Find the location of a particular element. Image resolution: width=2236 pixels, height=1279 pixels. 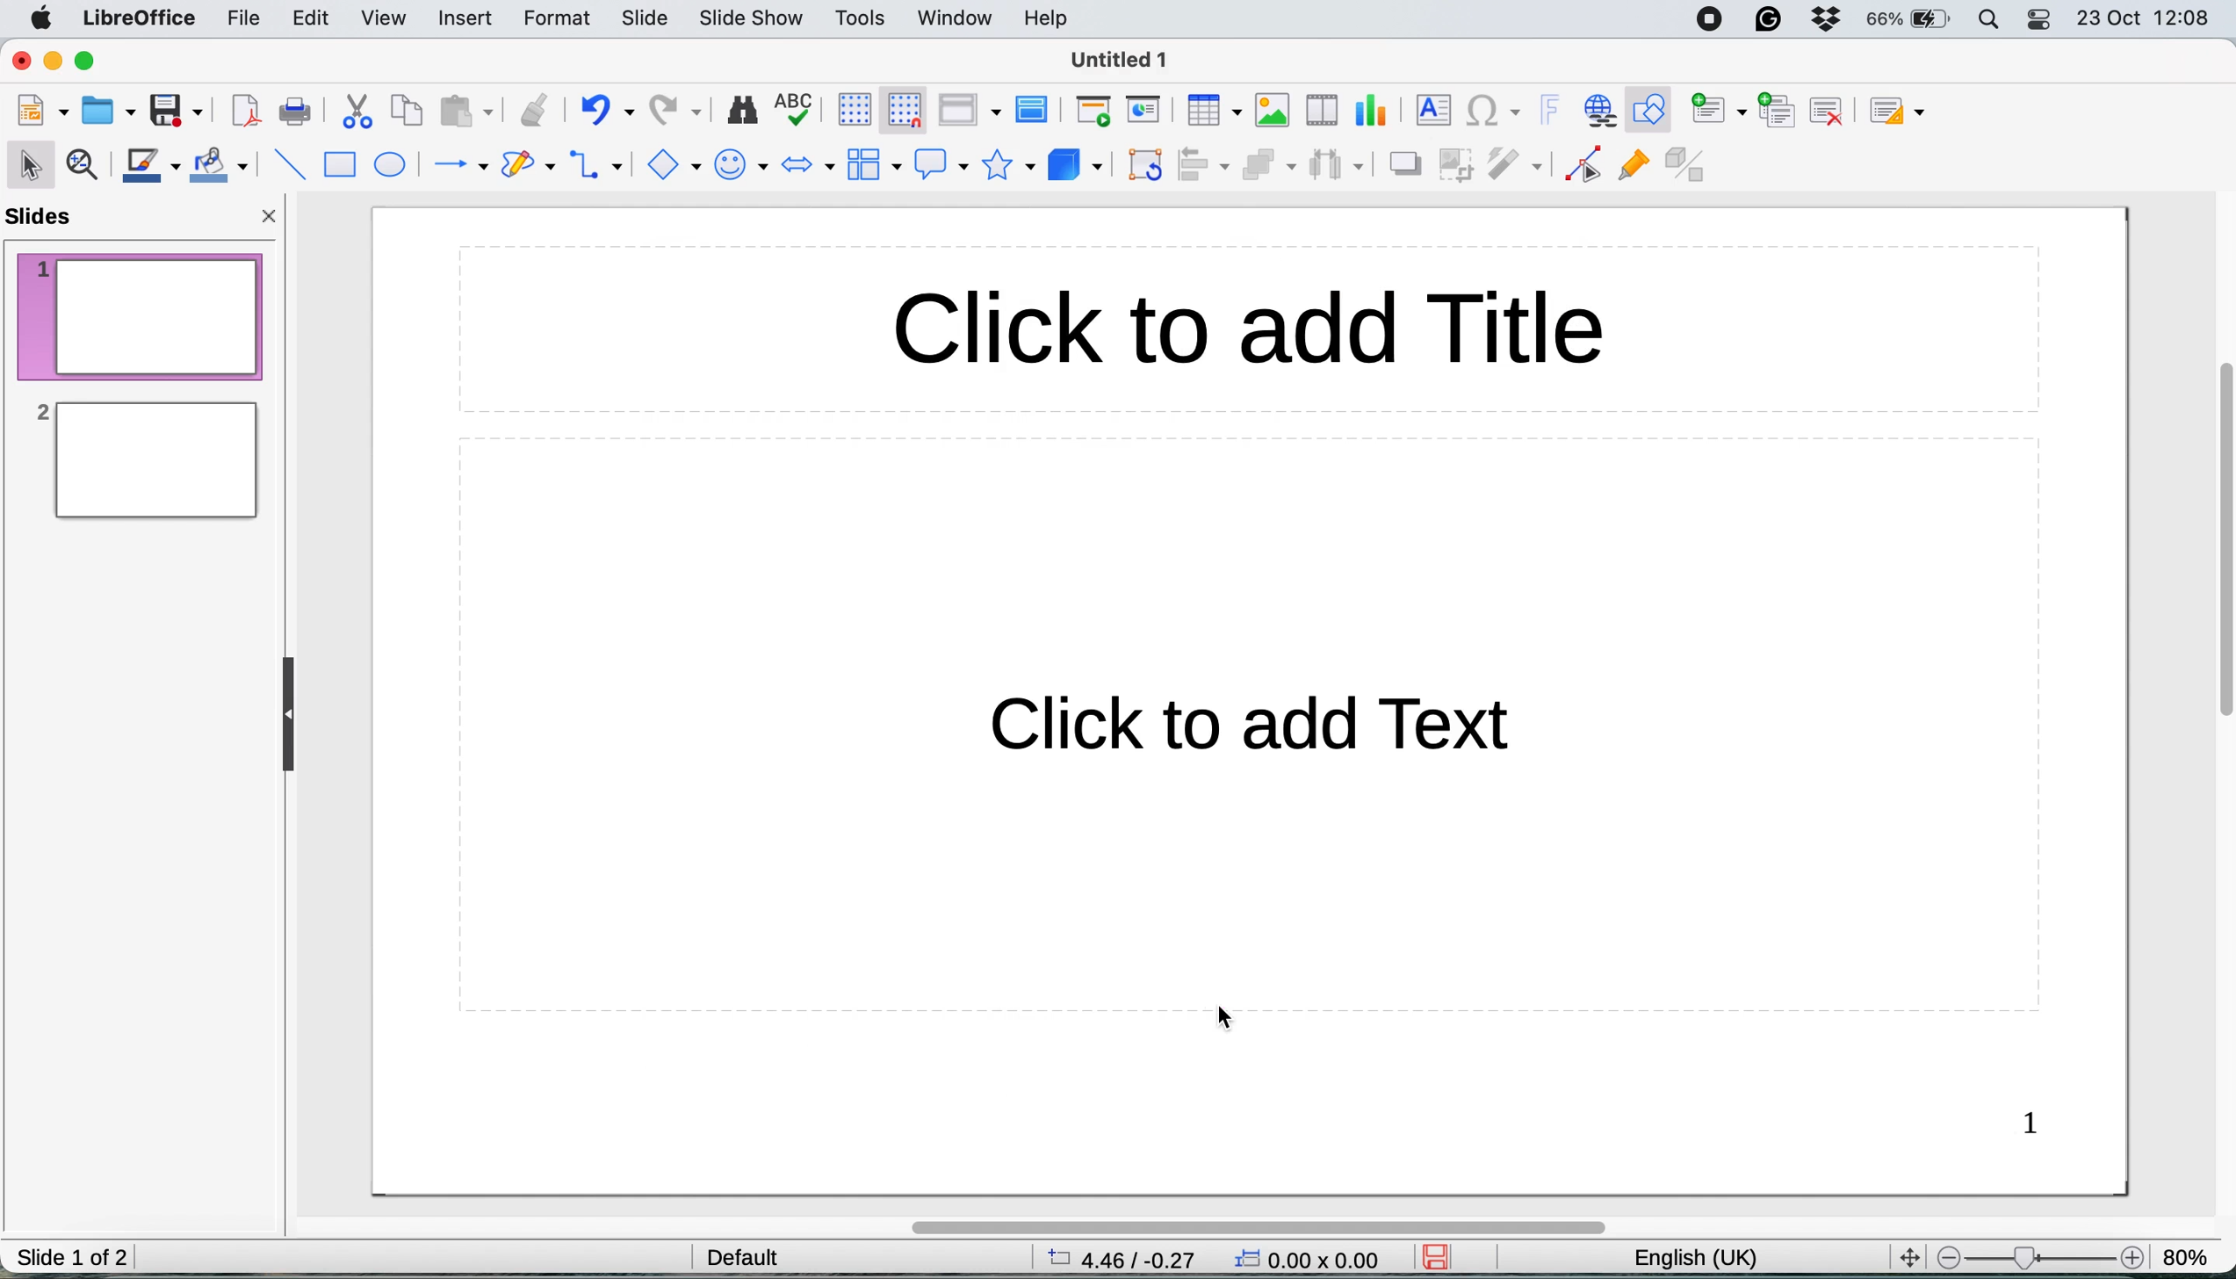

view is located at coordinates (389, 17).